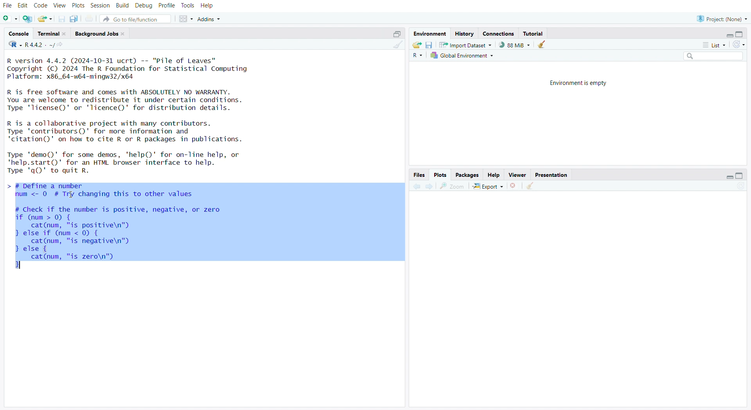 The image size is (751, 410). Describe the element at coordinates (531, 186) in the screenshot. I see `clear all plot` at that location.